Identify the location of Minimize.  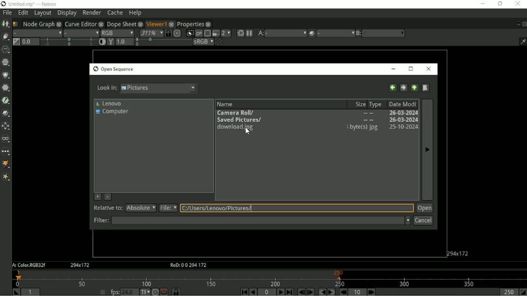
(393, 68).